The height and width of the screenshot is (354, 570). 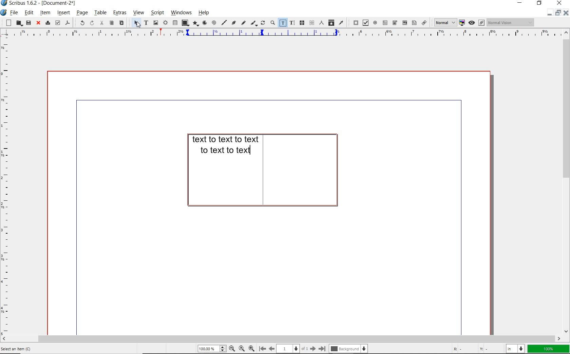 What do you see at coordinates (138, 13) in the screenshot?
I see `view` at bounding box center [138, 13].